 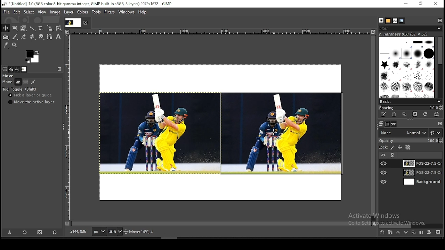 I want to click on brush presets, so click(x=410, y=101).